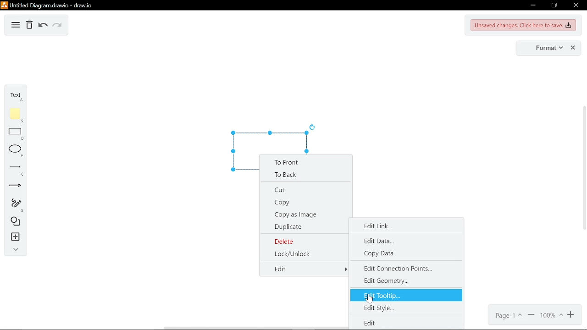 This screenshot has width=587, height=330. Describe the element at coordinates (531, 315) in the screenshot. I see `zoom out` at that location.